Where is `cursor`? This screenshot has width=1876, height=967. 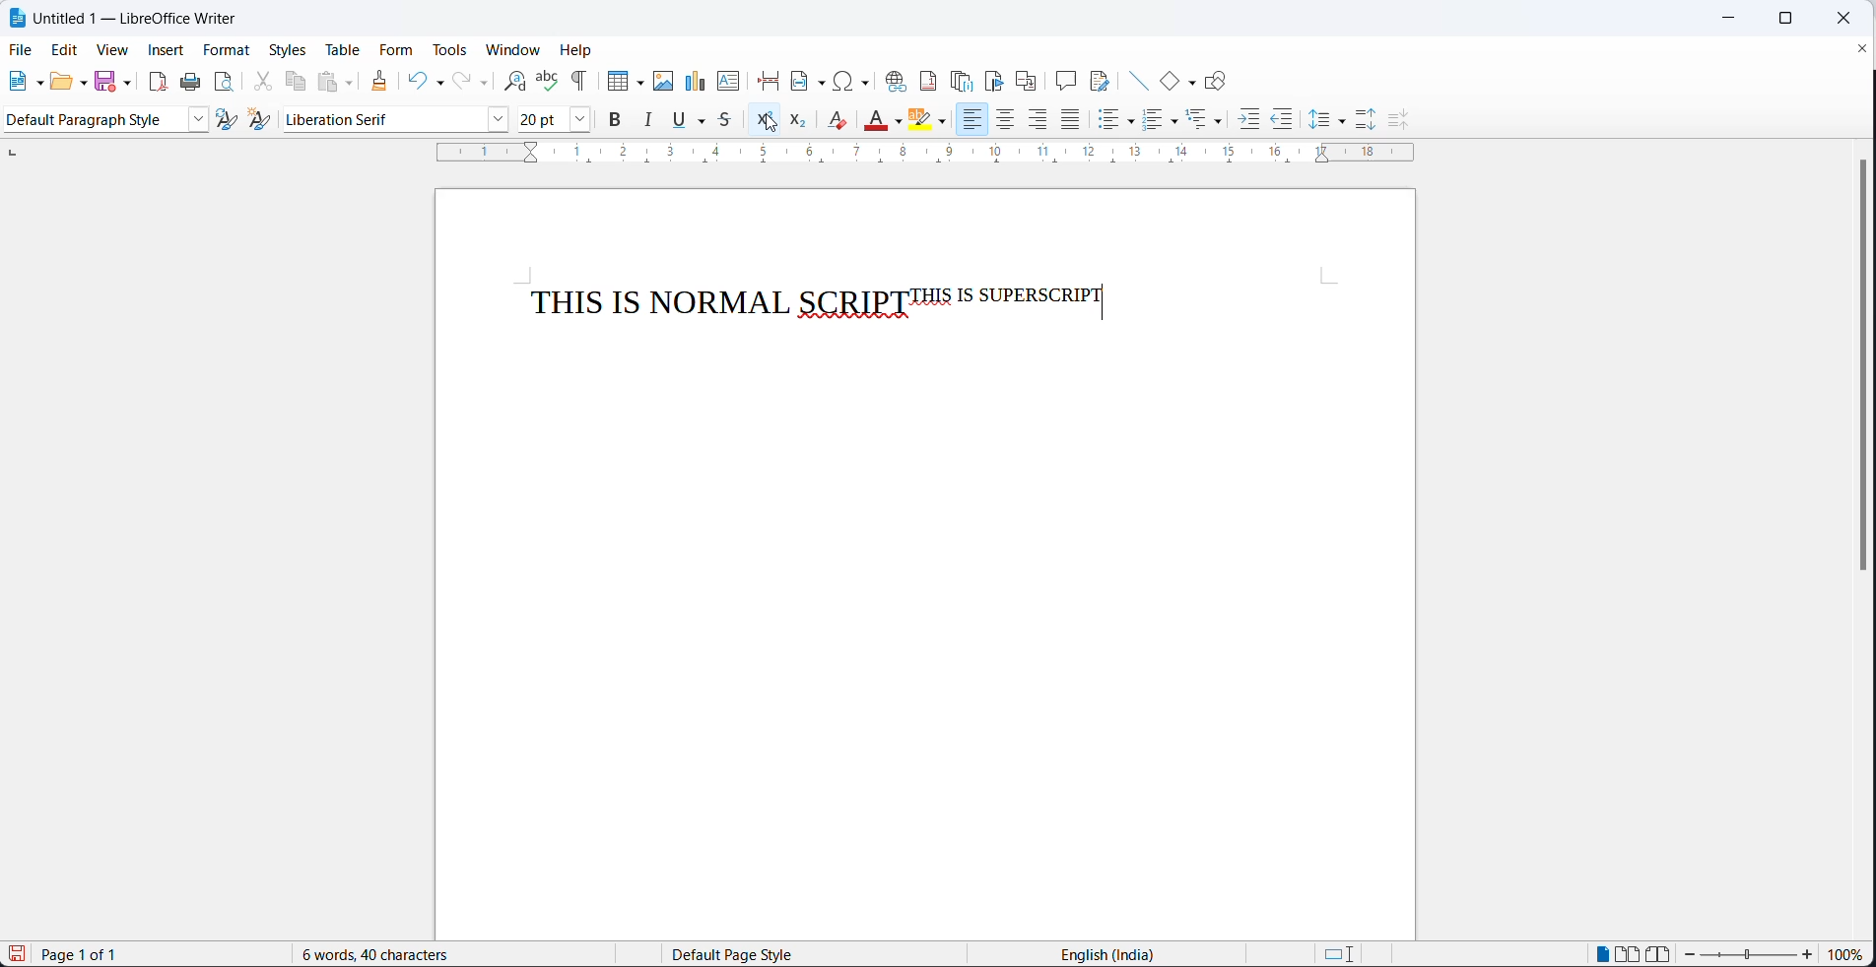 cursor is located at coordinates (770, 125).